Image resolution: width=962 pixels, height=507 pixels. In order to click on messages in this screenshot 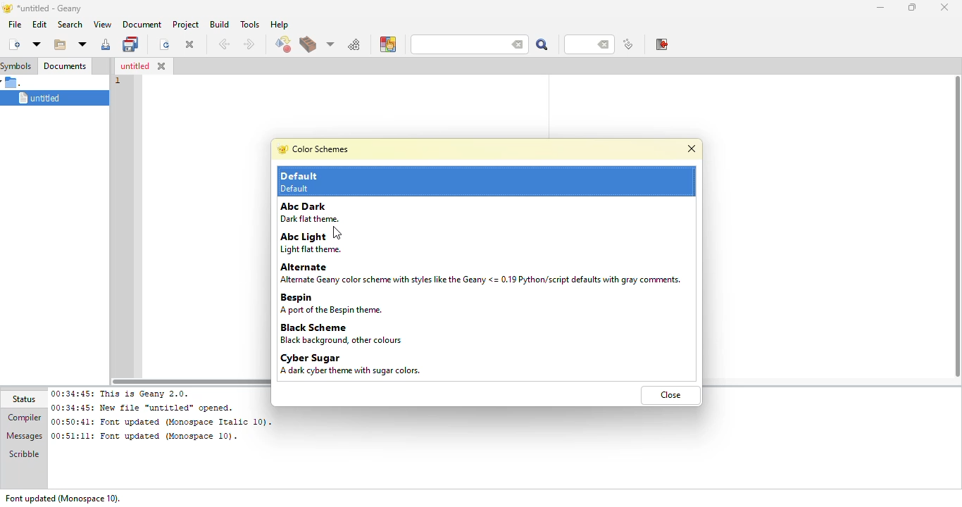, I will do `click(24, 437)`.